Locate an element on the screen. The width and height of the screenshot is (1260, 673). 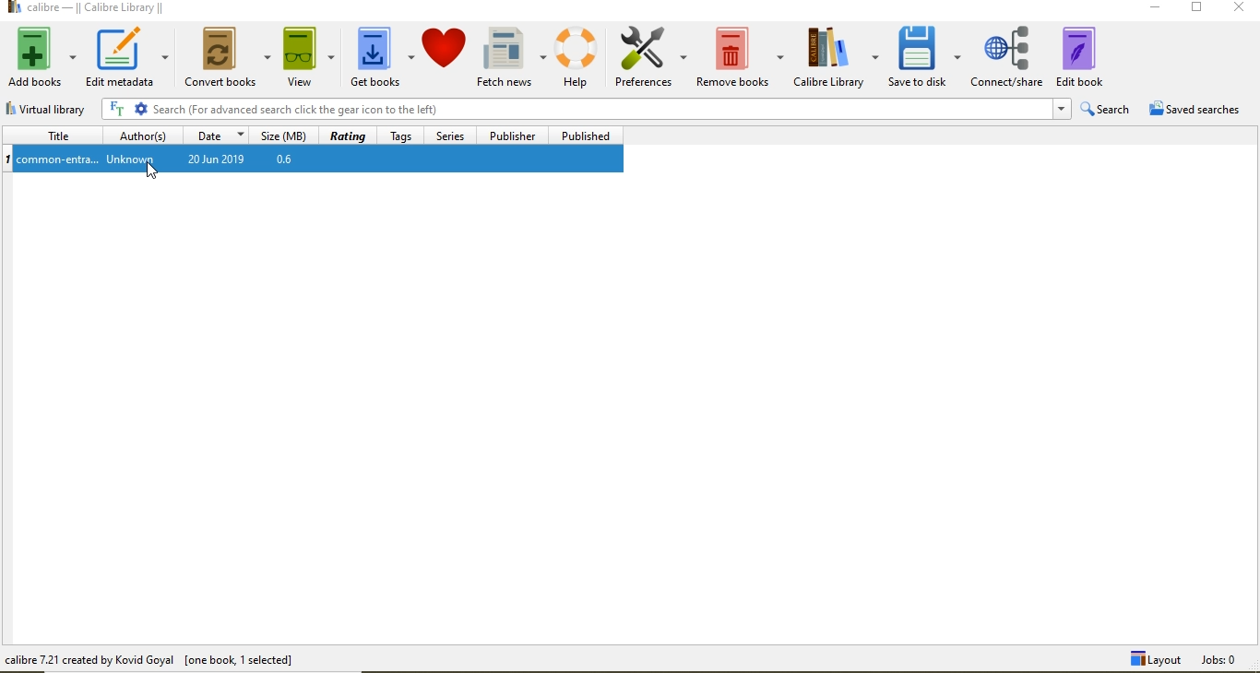
save to disk is located at coordinates (926, 58).